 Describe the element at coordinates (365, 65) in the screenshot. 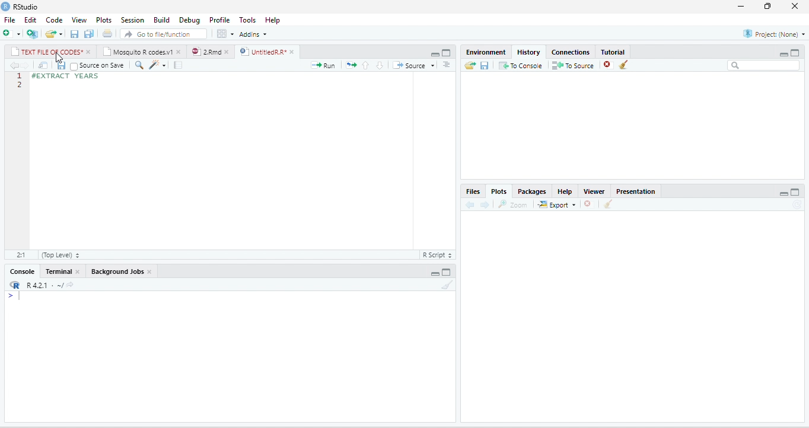

I see `up` at that location.